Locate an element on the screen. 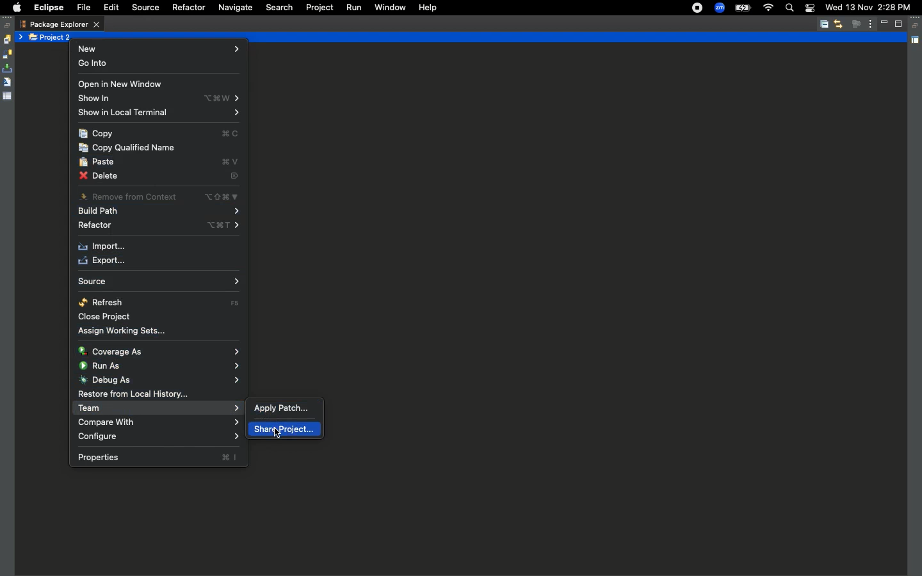 This screenshot has width=922, height=576. Go into is located at coordinates (96, 65).